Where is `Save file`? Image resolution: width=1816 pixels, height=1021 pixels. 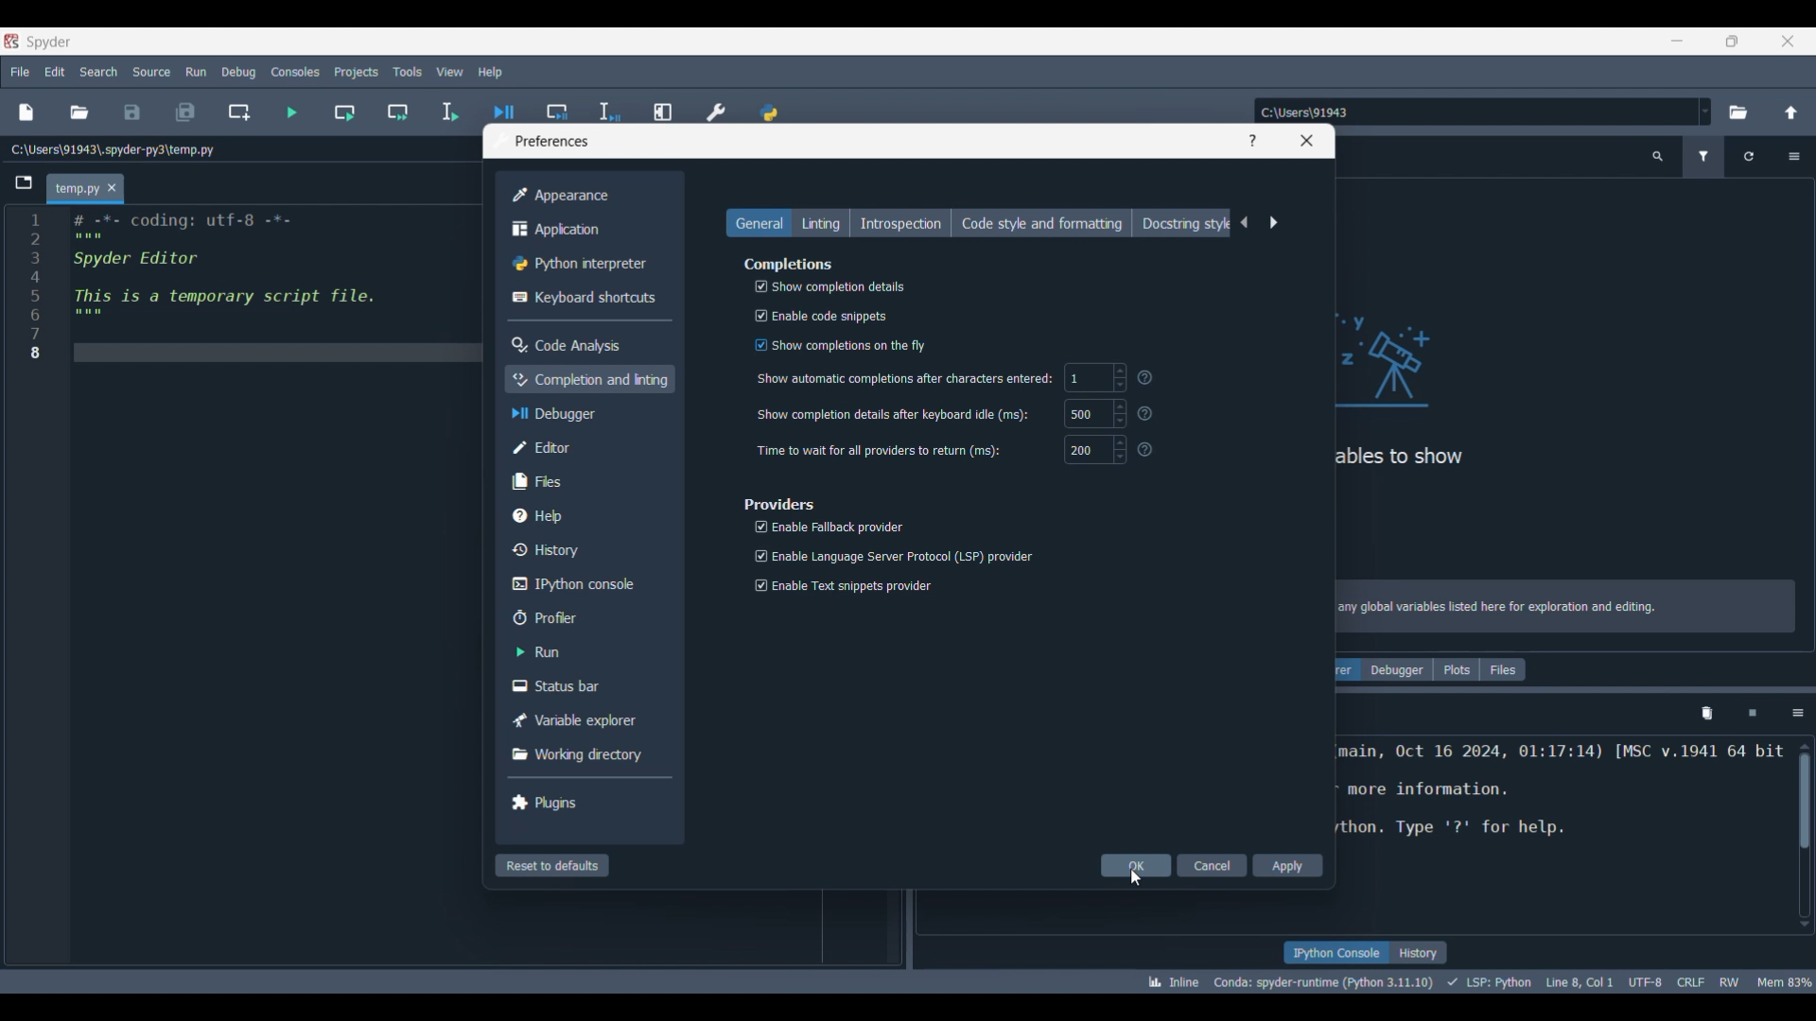
Save file is located at coordinates (132, 112).